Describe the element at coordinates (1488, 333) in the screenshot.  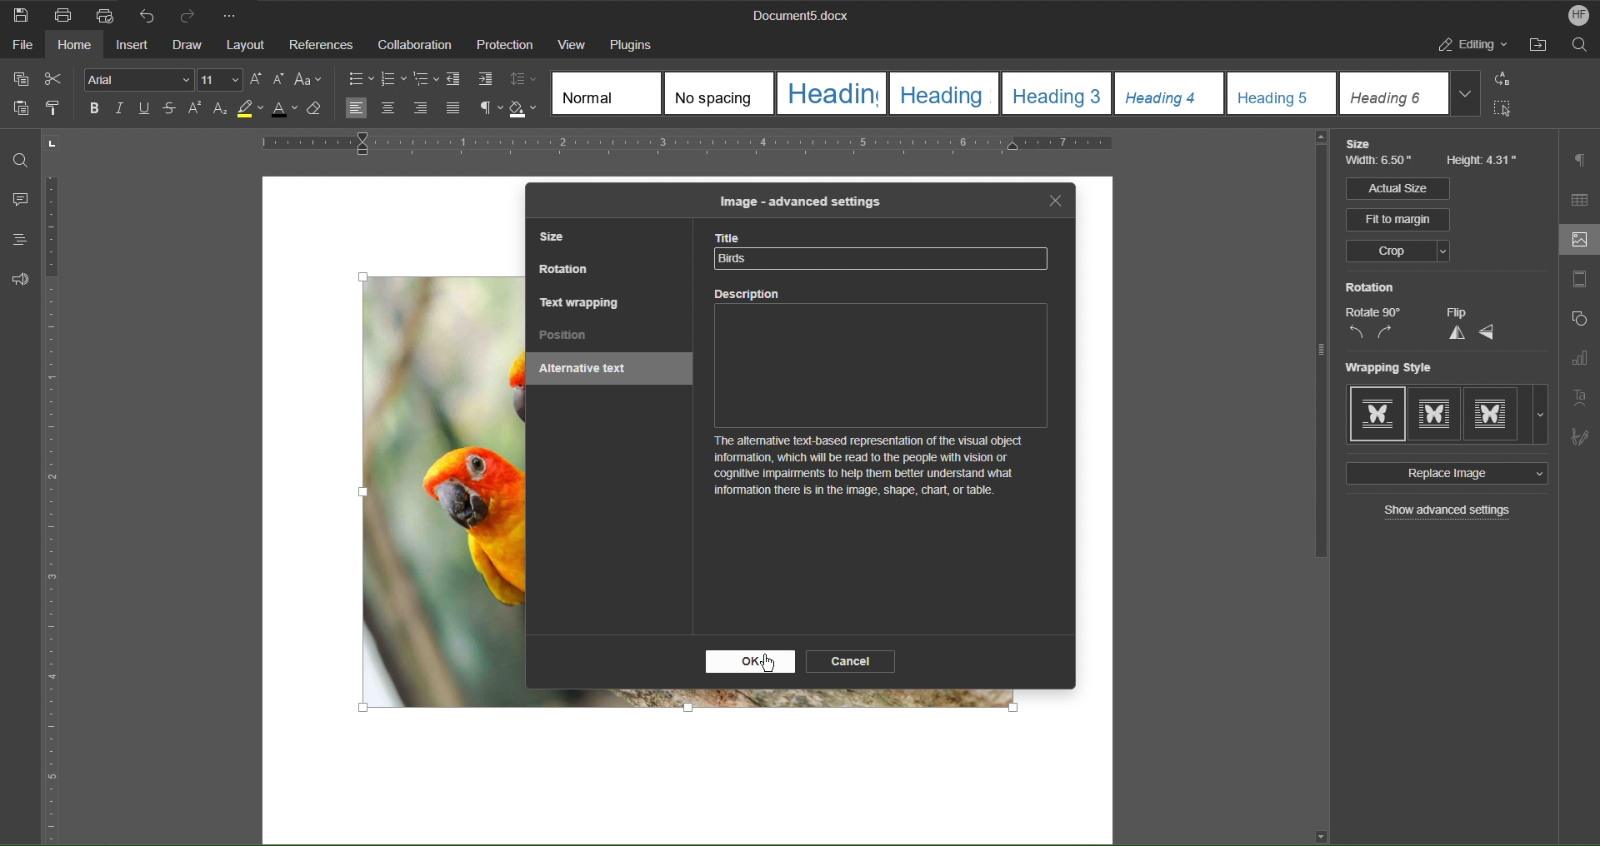
I see `Horizontal Flip` at that location.